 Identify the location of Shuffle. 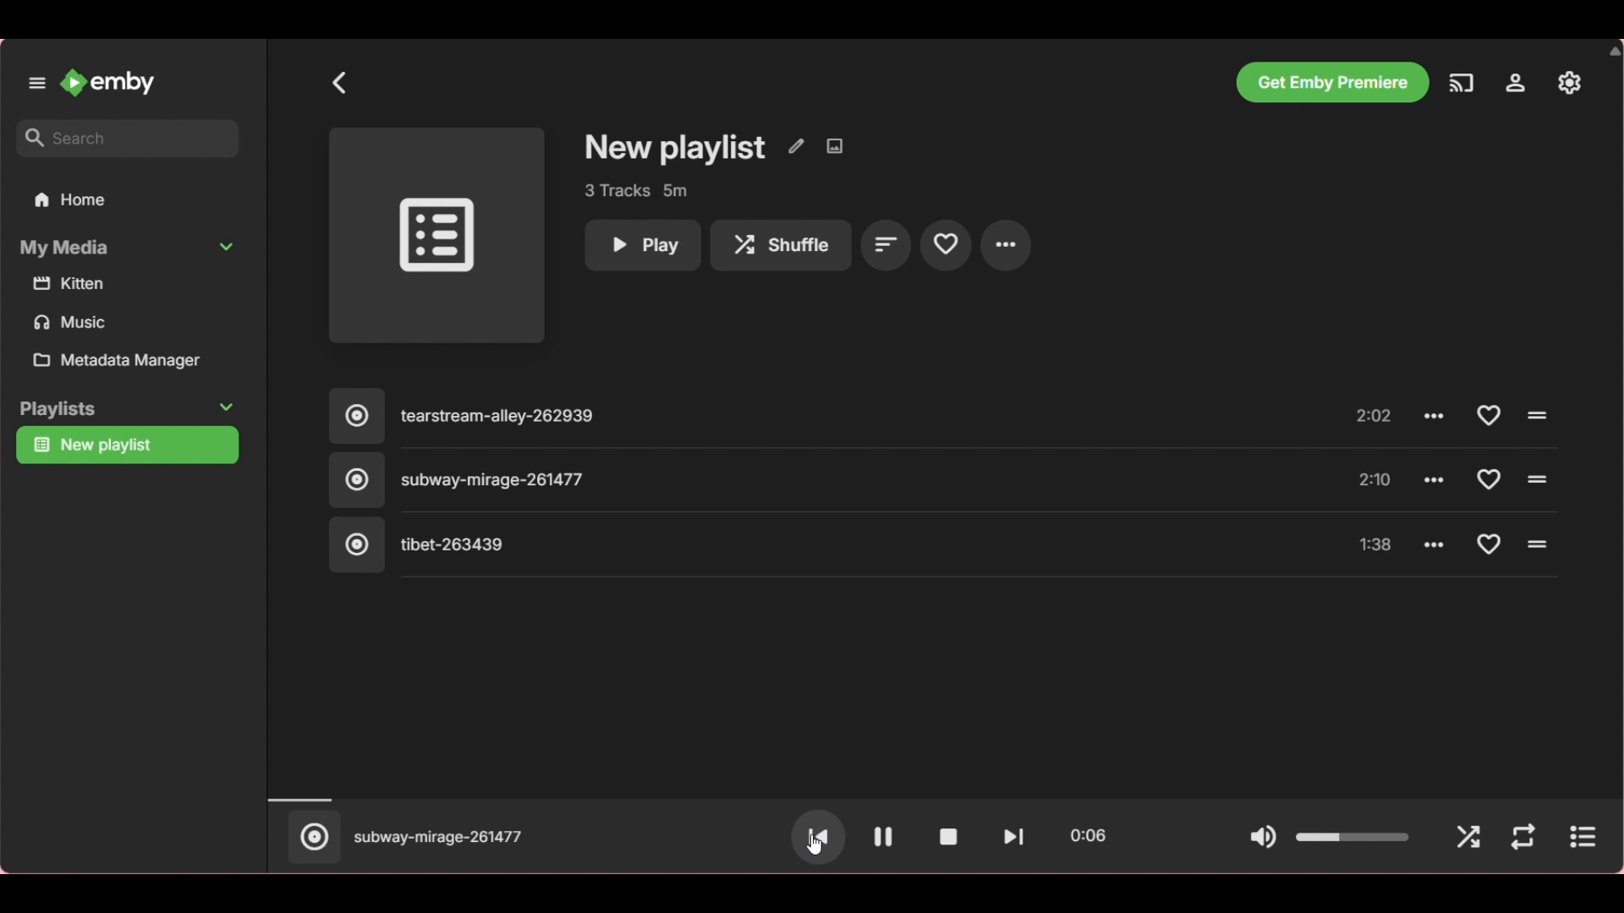
(1468, 839).